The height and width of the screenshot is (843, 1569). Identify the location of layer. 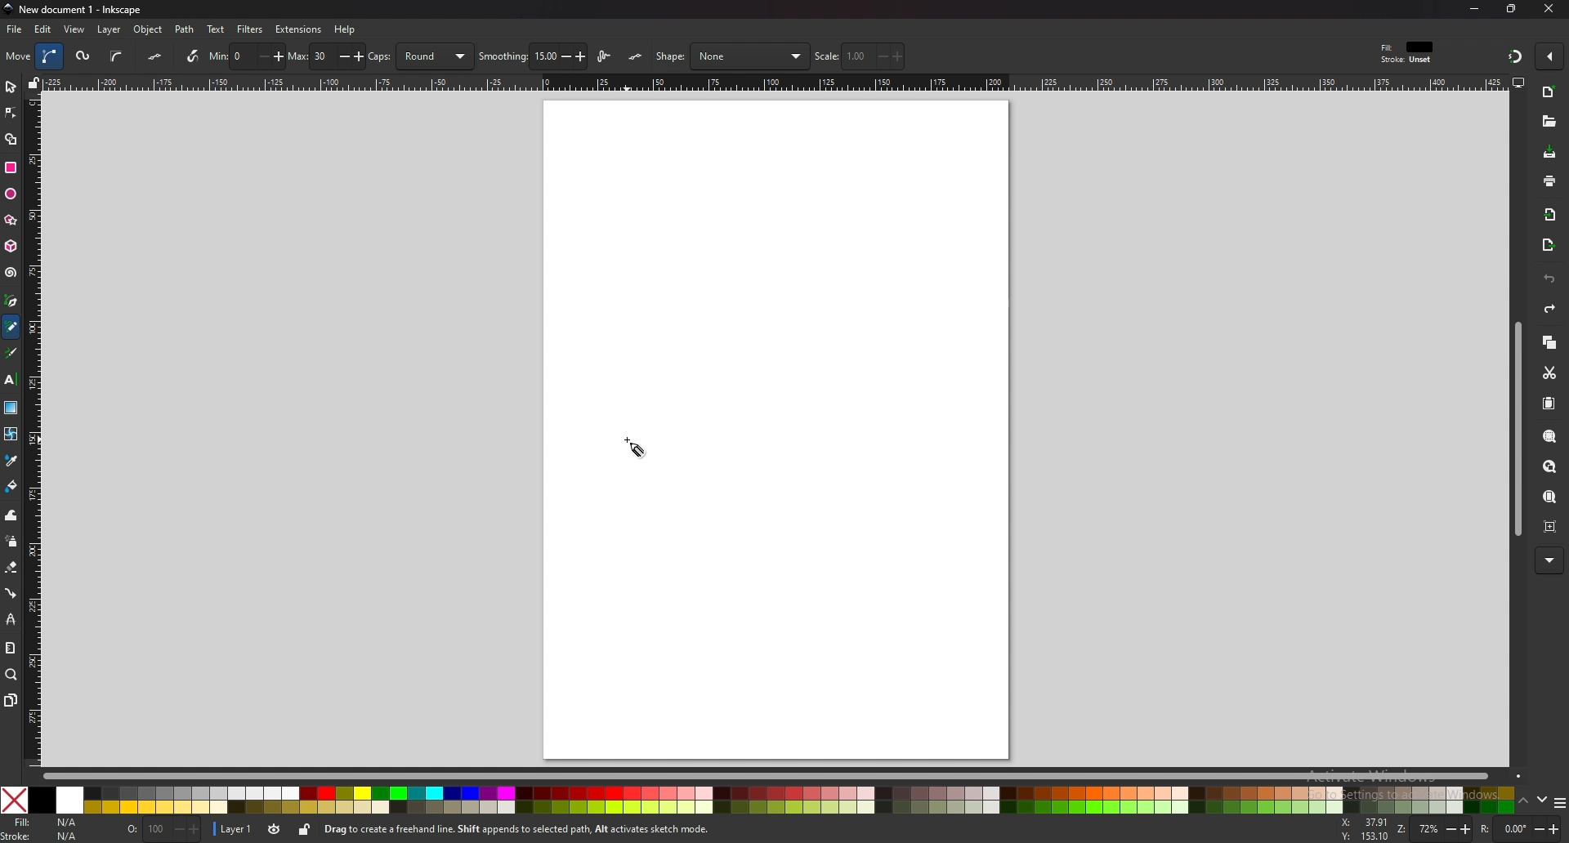
(110, 30).